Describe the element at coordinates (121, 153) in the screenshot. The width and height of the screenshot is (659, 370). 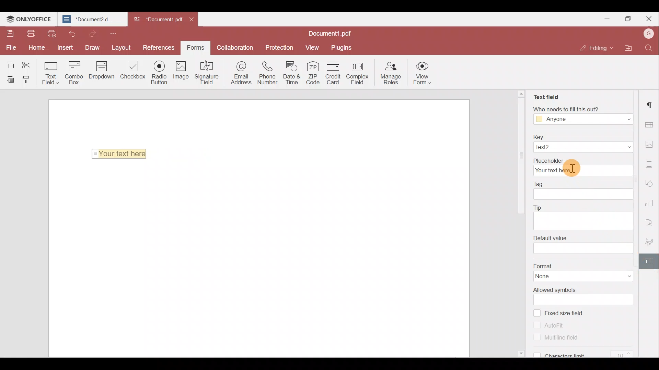
I see `Your text here` at that location.